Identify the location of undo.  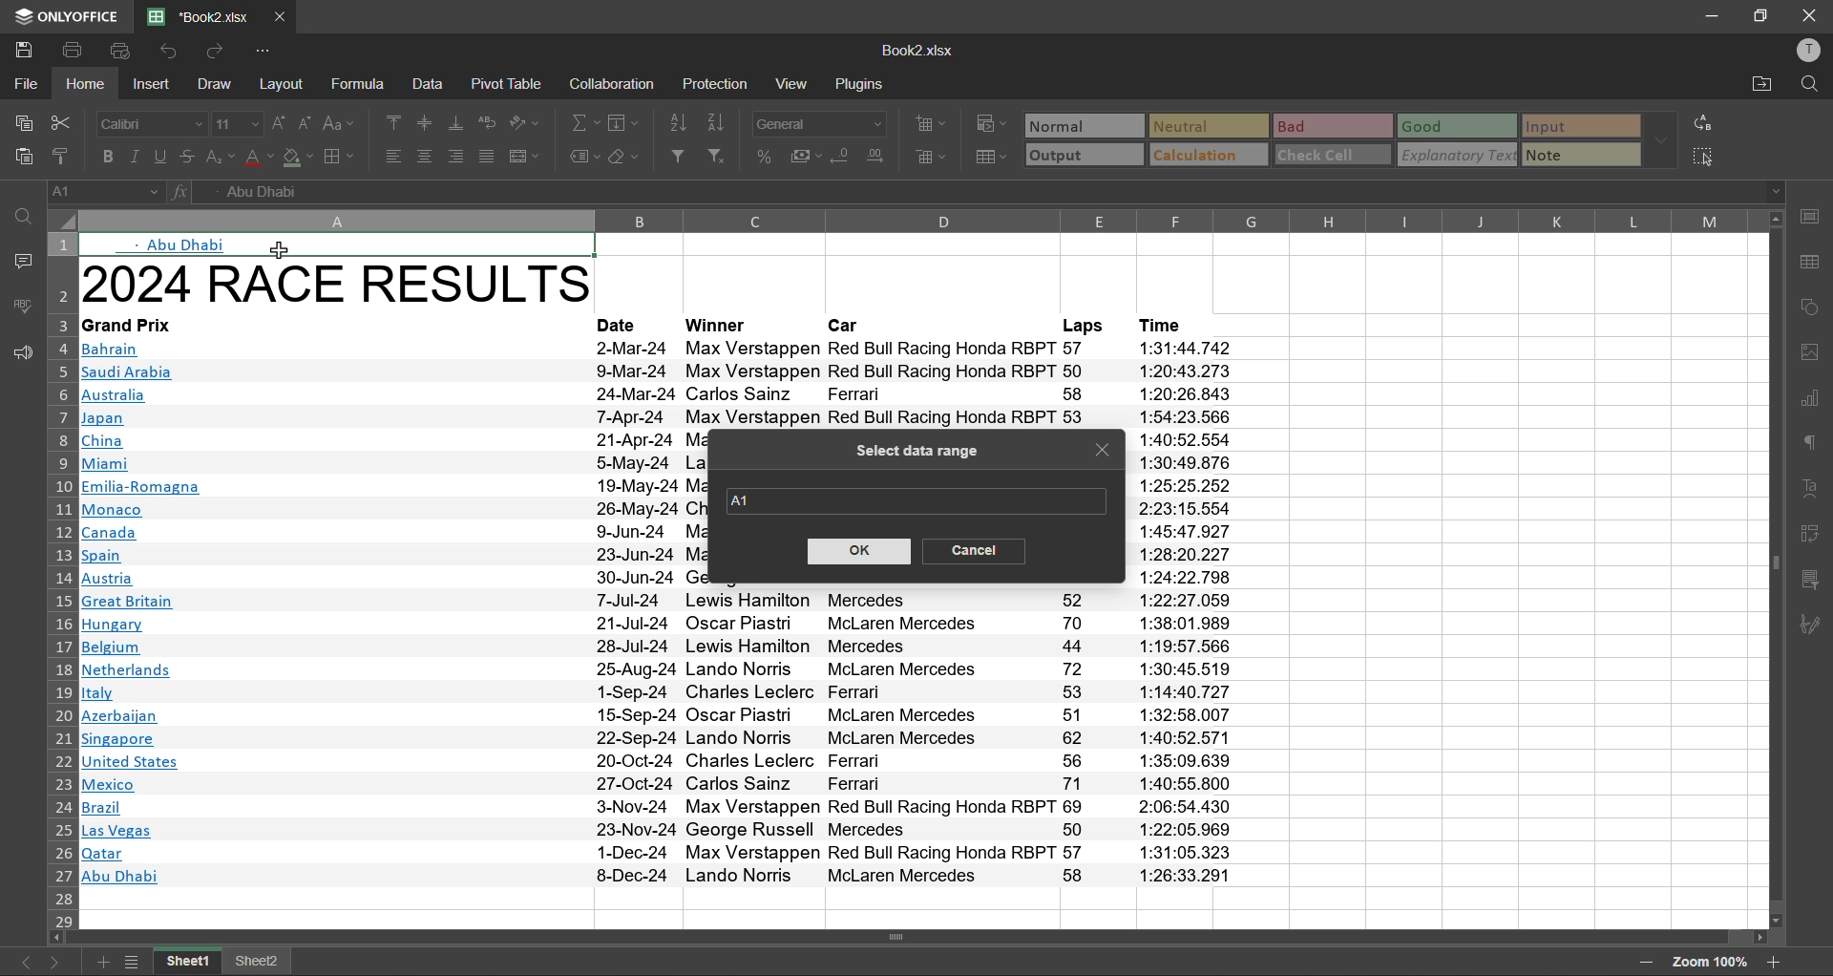
(169, 51).